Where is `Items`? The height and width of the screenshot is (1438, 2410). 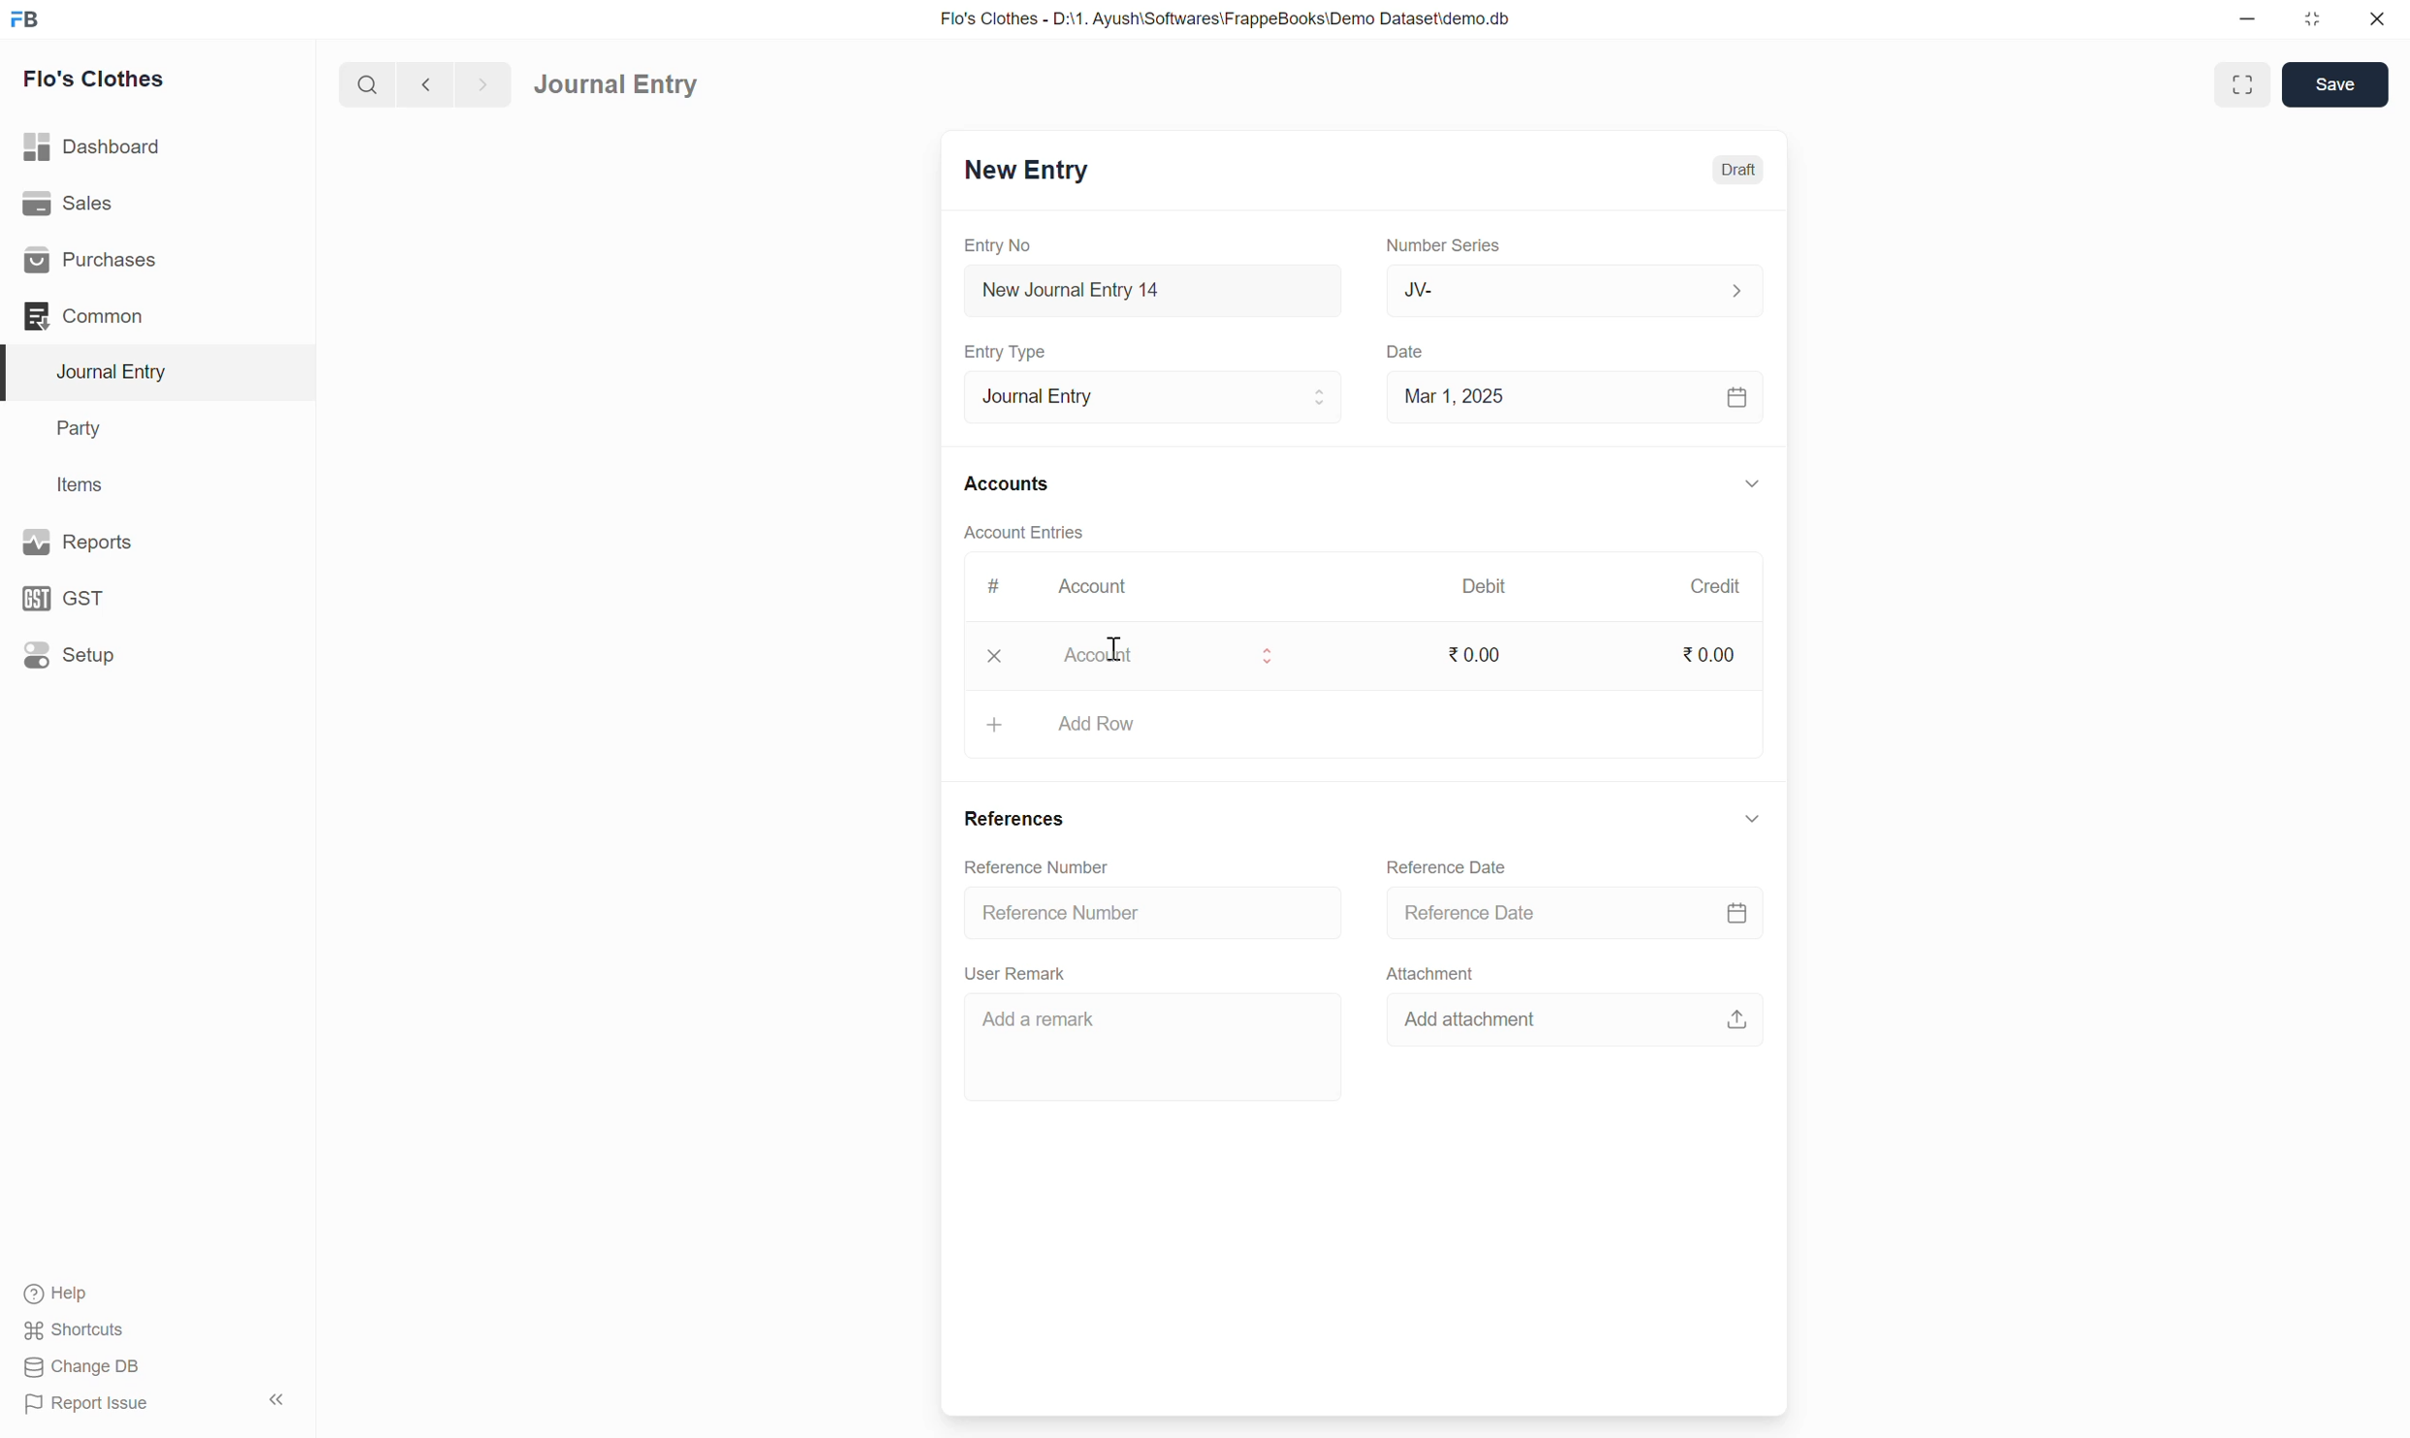
Items is located at coordinates (78, 484).